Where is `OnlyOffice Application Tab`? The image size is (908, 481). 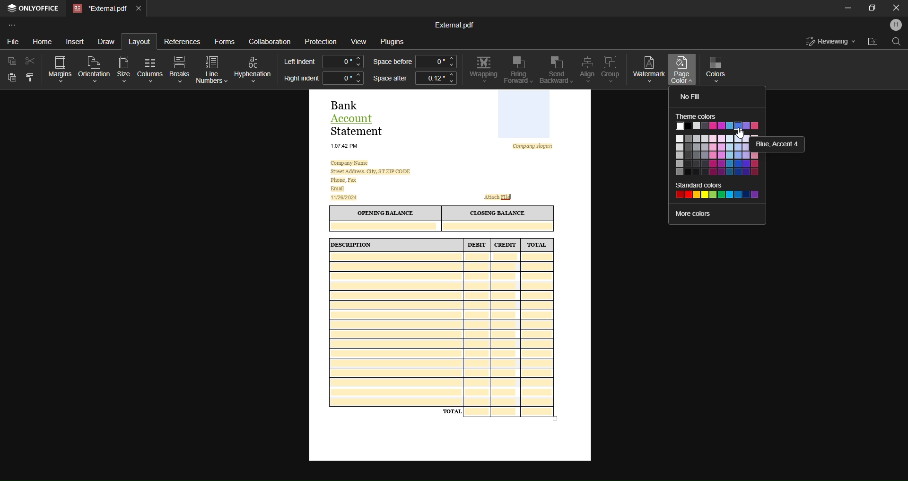 OnlyOffice Application Tab is located at coordinates (35, 9).